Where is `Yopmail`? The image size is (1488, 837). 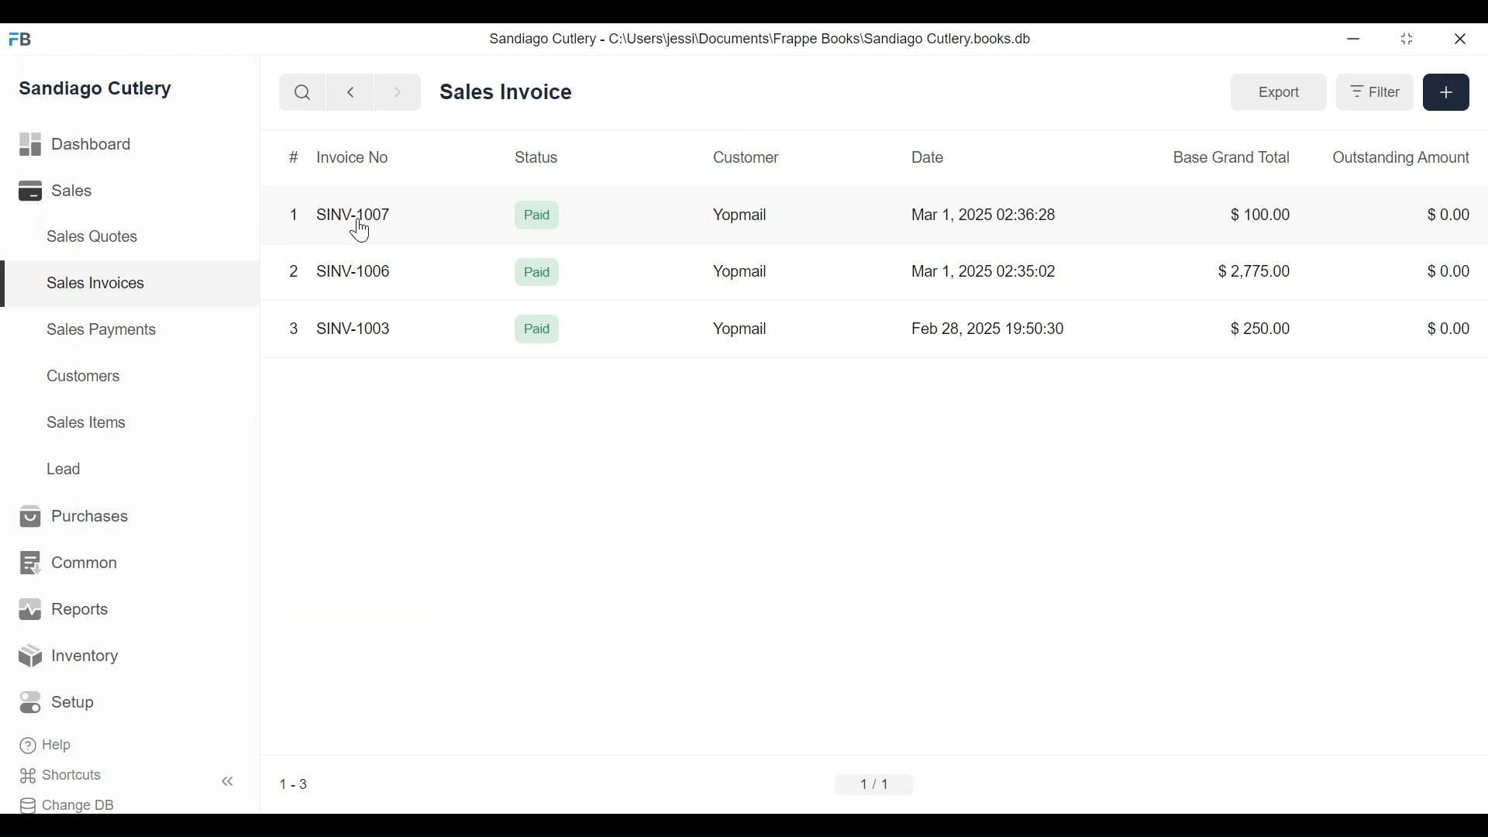 Yopmail is located at coordinates (739, 329).